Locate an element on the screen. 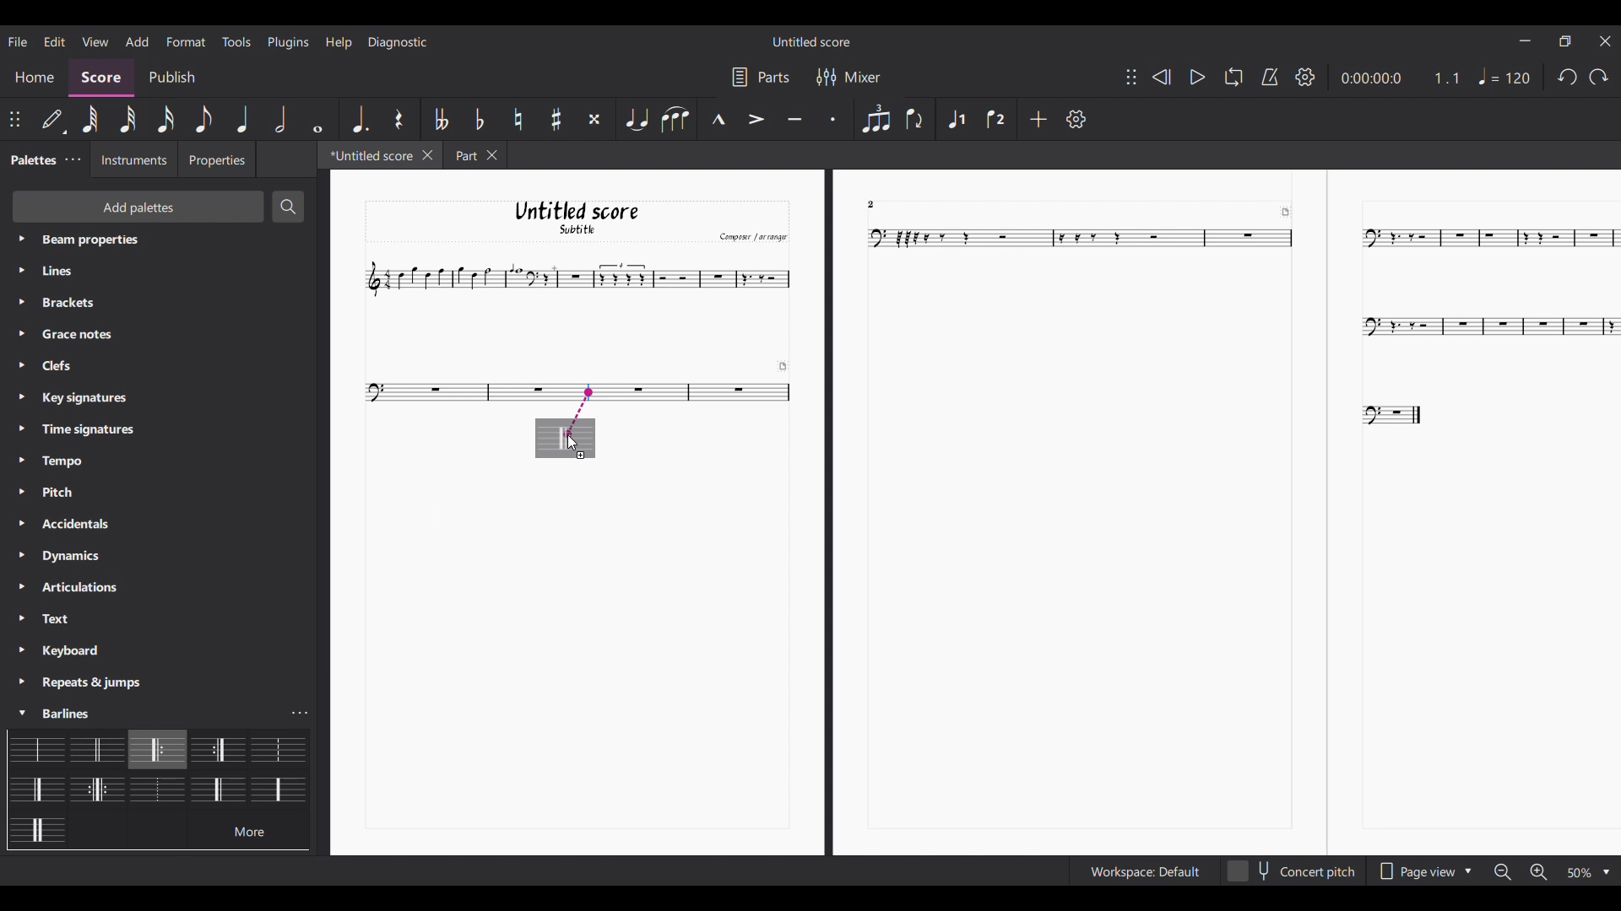 This screenshot has height=911, width=1621. Palette settings is located at coordinates (97, 682).